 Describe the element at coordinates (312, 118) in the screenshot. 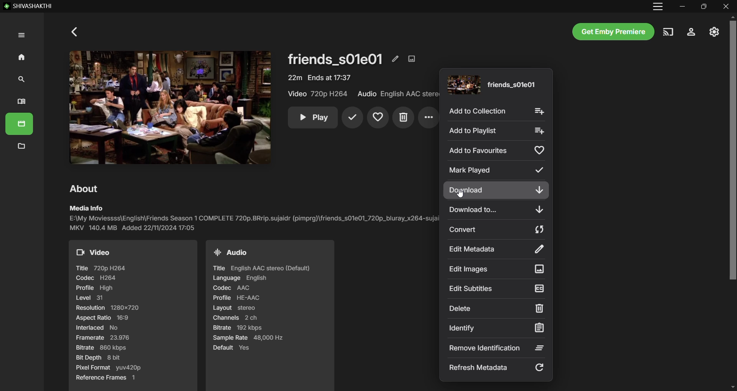

I see `Play` at that location.